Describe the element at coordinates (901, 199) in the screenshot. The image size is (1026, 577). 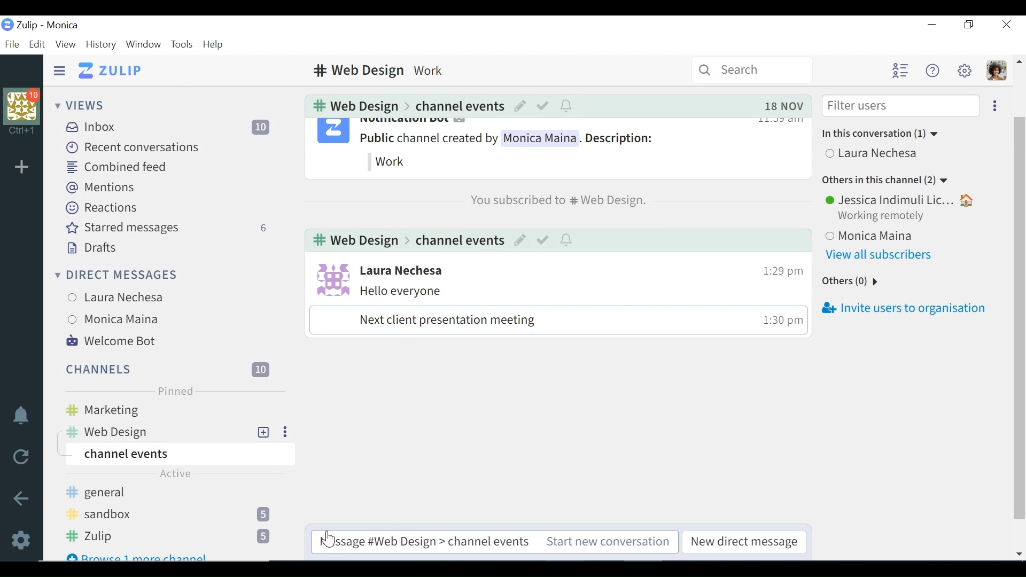
I see `User` at that location.